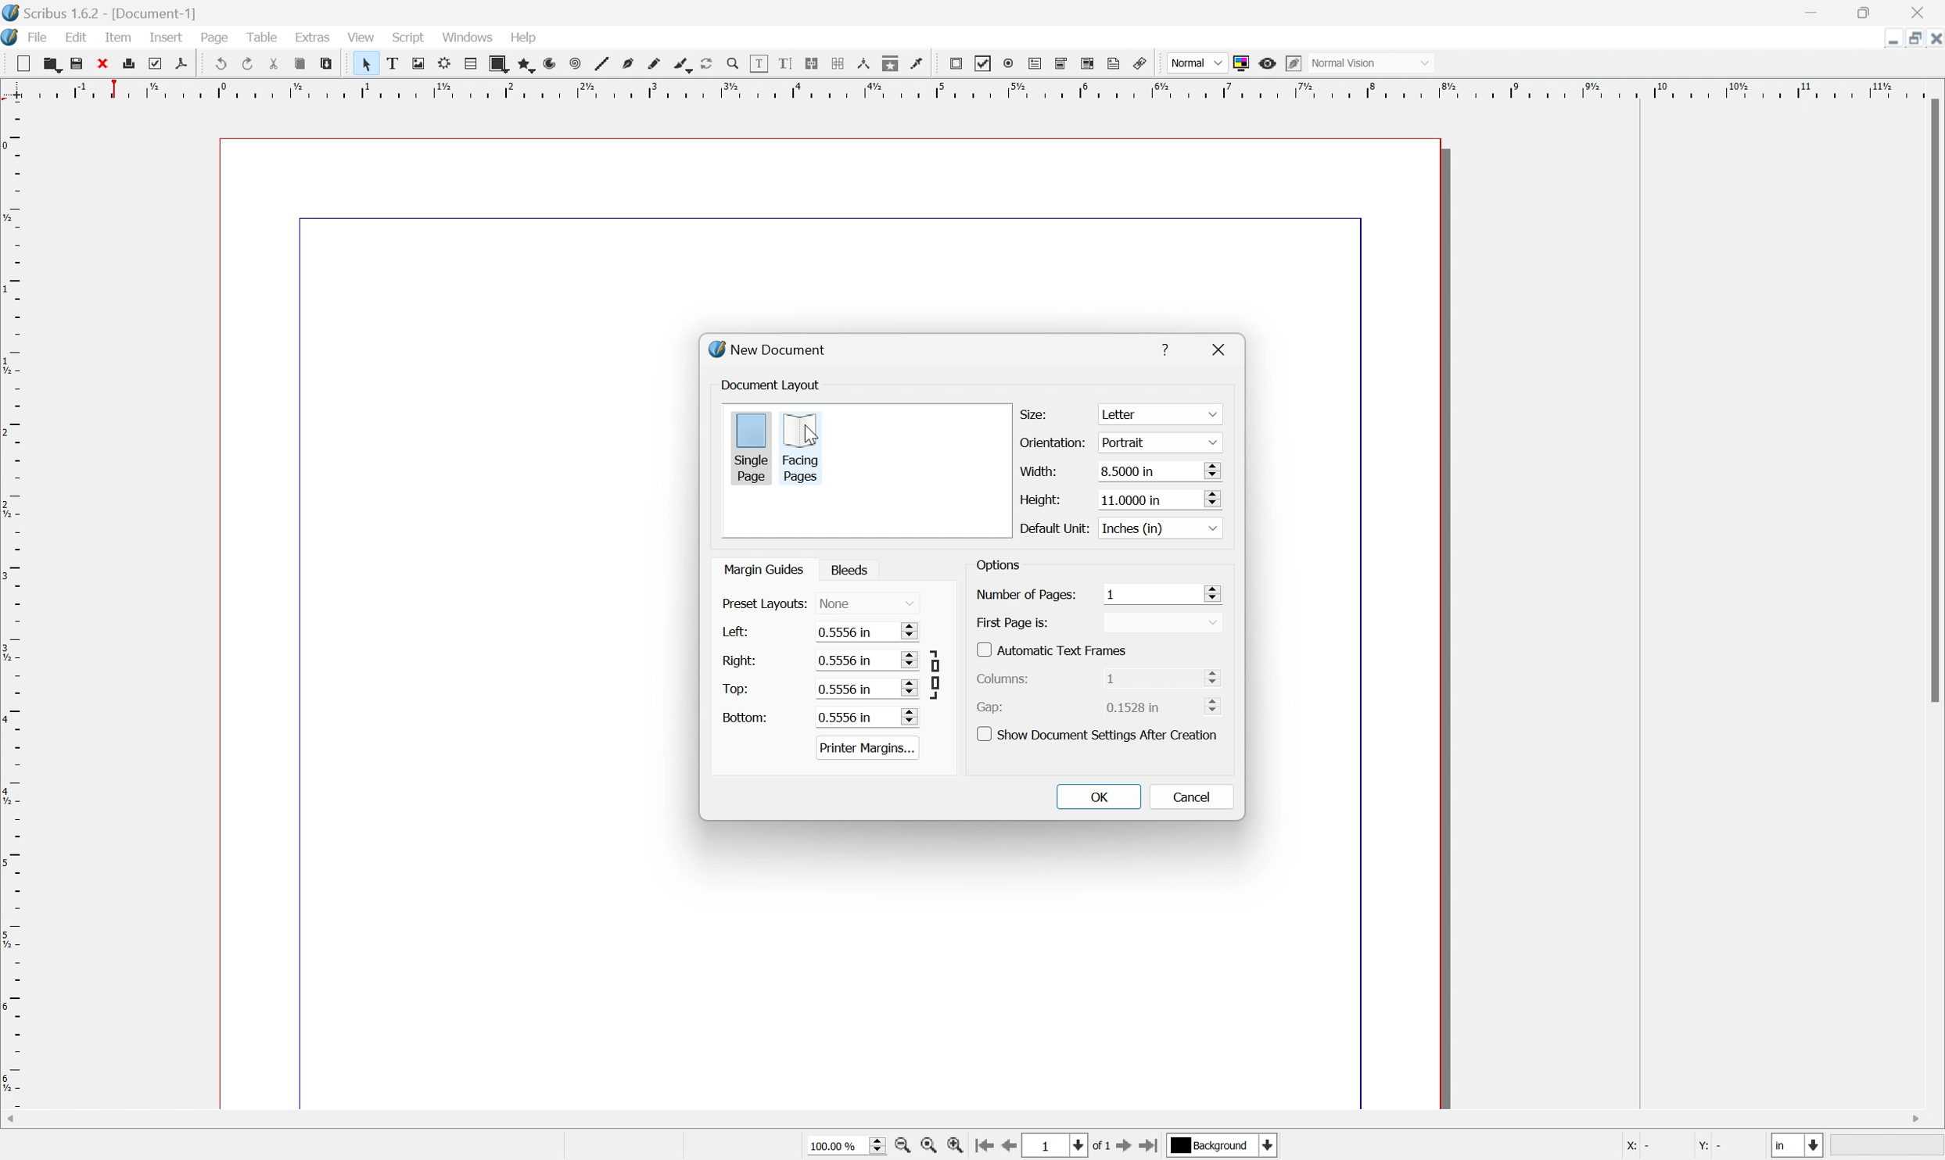 The image size is (1945, 1160). Describe the element at coordinates (1036, 470) in the screenshot. I see `width:` at that location.